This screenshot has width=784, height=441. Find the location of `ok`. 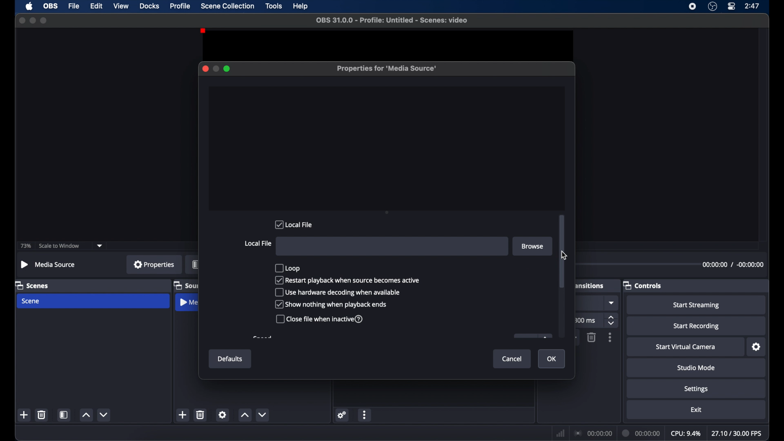

ok is located at coordinates (552, 359).